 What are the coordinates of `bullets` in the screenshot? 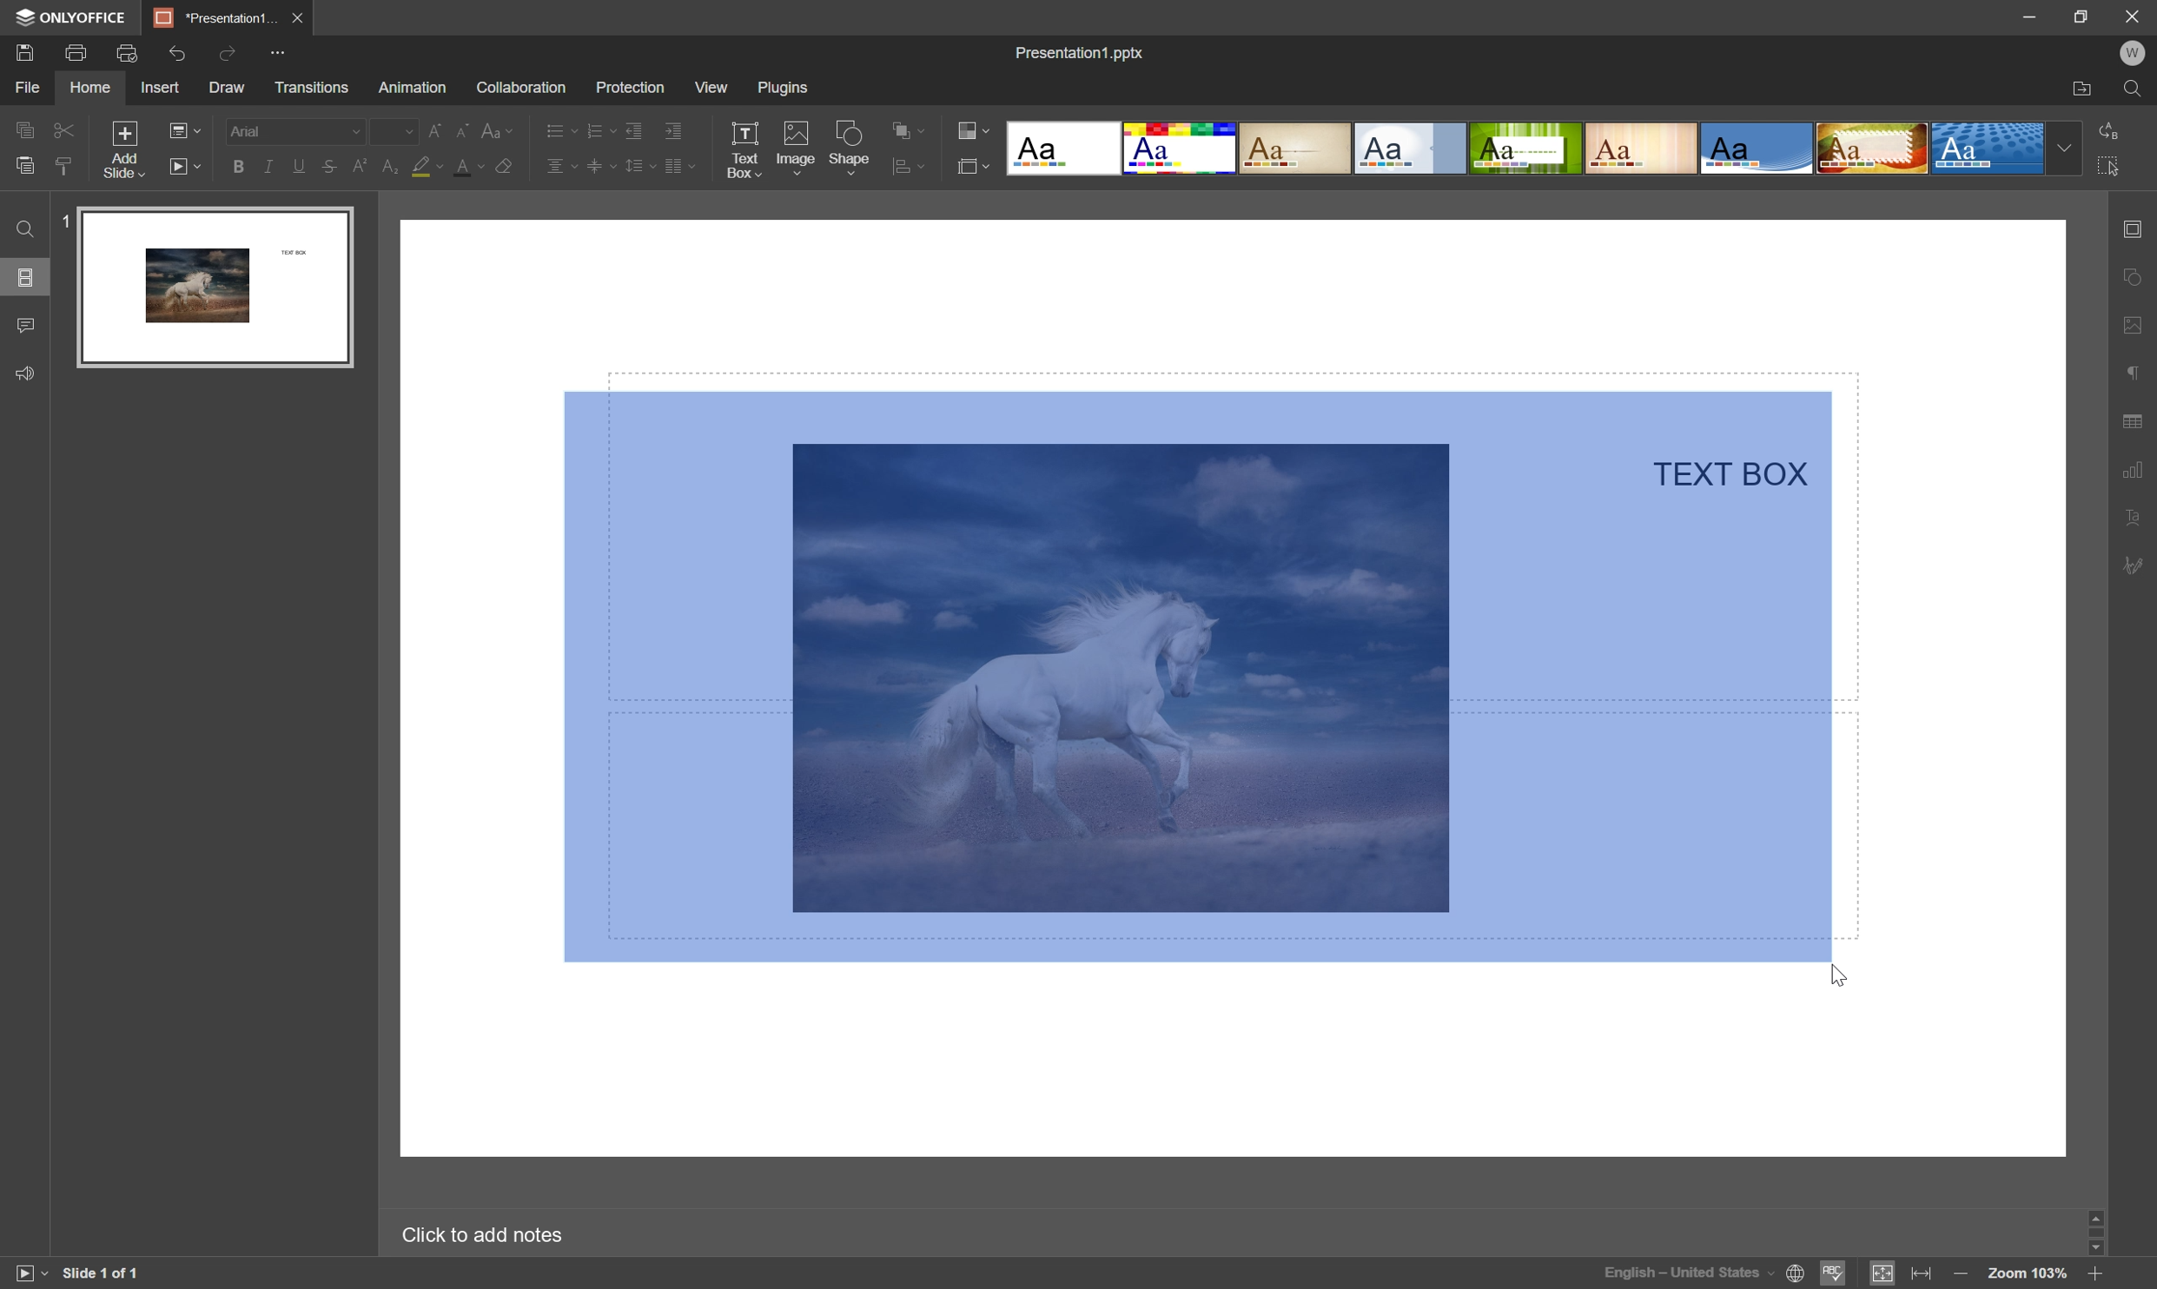 It's located at (559, 129).